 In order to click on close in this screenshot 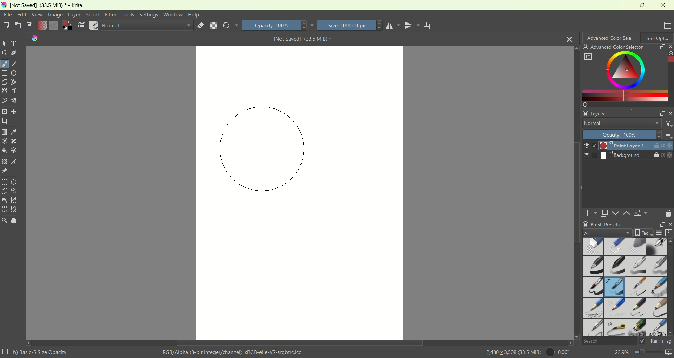, I will do `click(663, 5)`.